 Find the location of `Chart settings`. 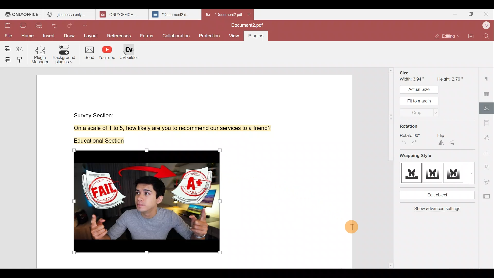

Chart settings is located at coordinates (488, 150).